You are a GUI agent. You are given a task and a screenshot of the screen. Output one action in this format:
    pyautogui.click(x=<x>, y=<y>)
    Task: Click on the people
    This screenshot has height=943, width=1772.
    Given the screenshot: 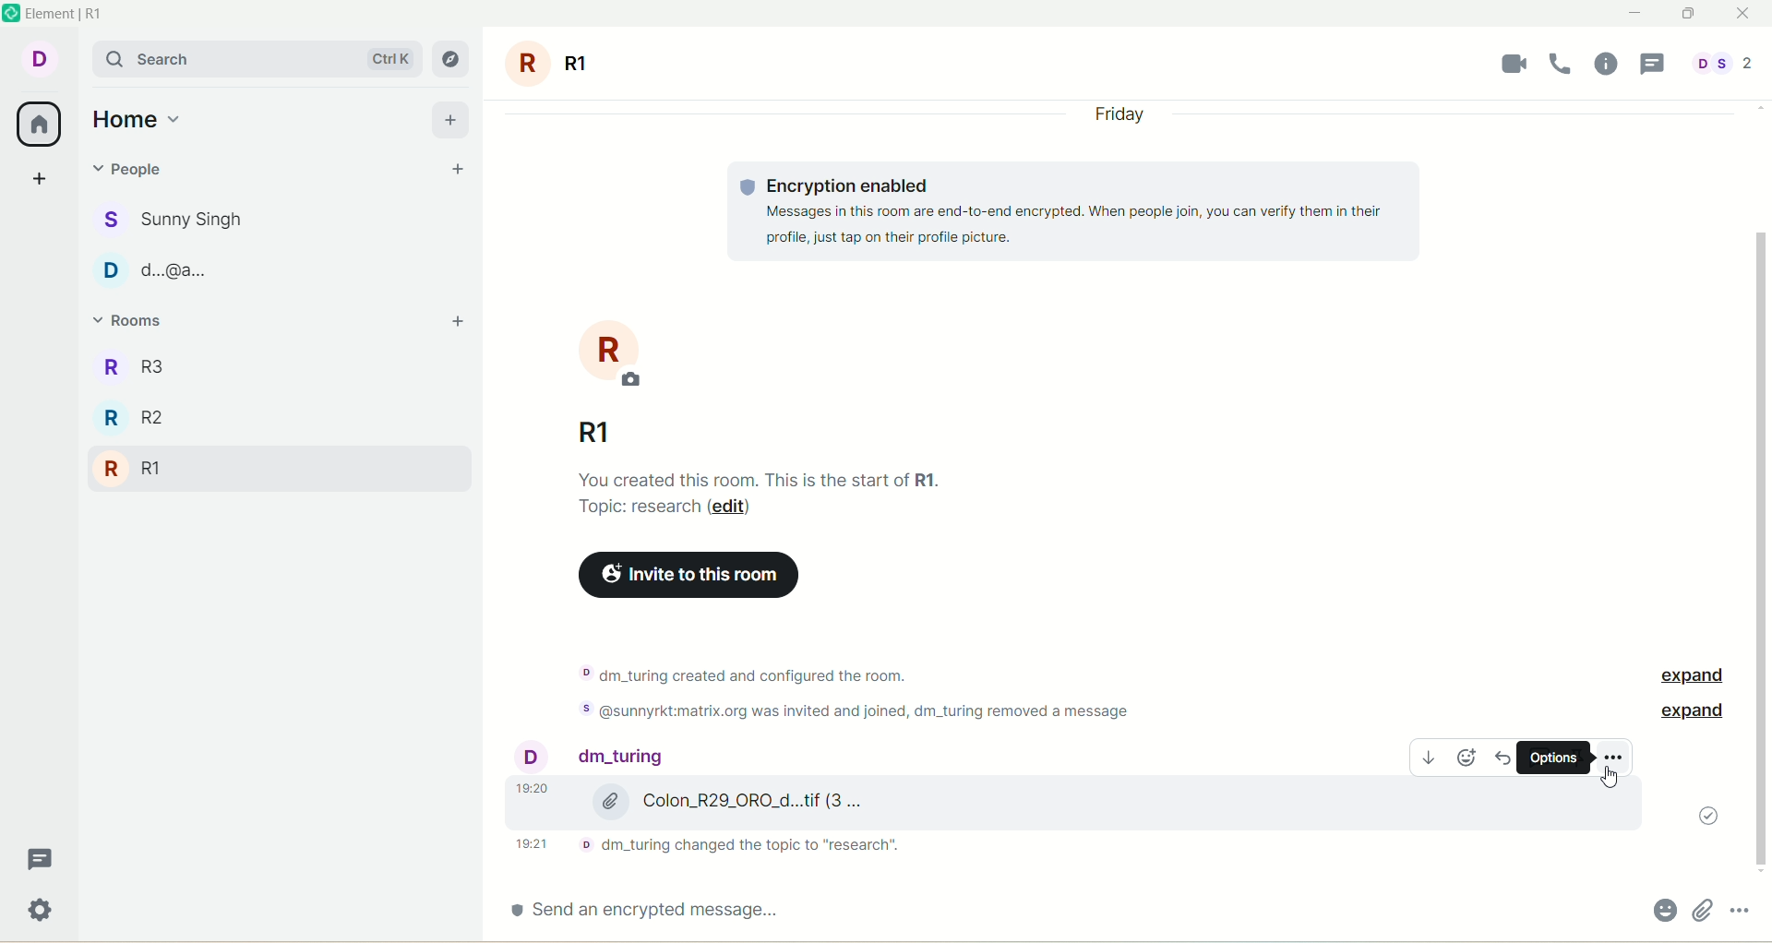 What is the action you would take?
    pyautogui.click(x=142, y=173)
    